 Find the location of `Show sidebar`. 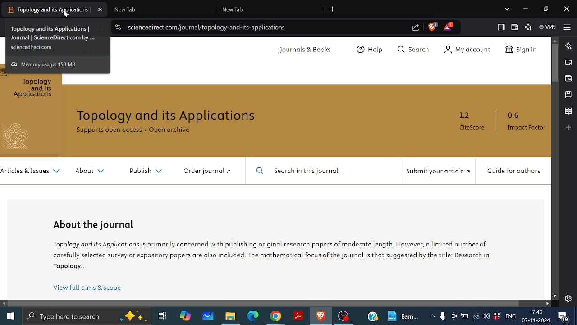

Show sidebar is located at coordinates (500, 27).